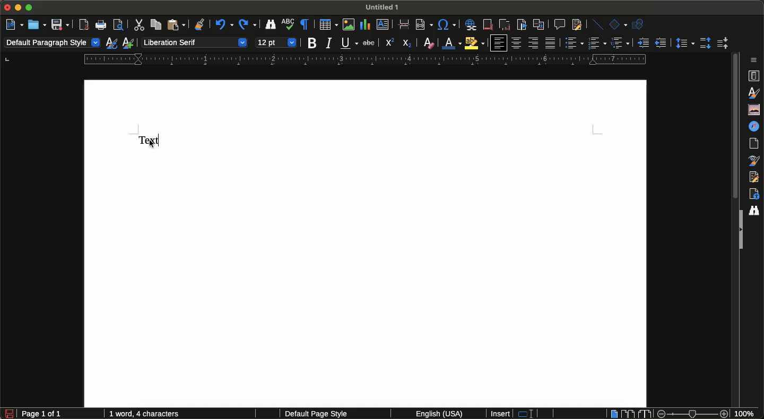  What do you see at coordinates (30, 7) in the screenshot?
I see `Maximize` at bounding box center [30, 7].